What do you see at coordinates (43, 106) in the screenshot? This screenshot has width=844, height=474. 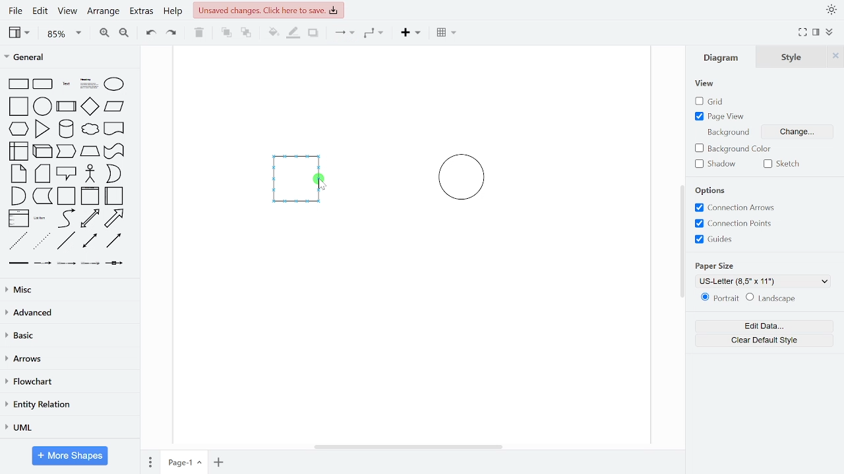 I see `circle` at bounding box center [43, 106].